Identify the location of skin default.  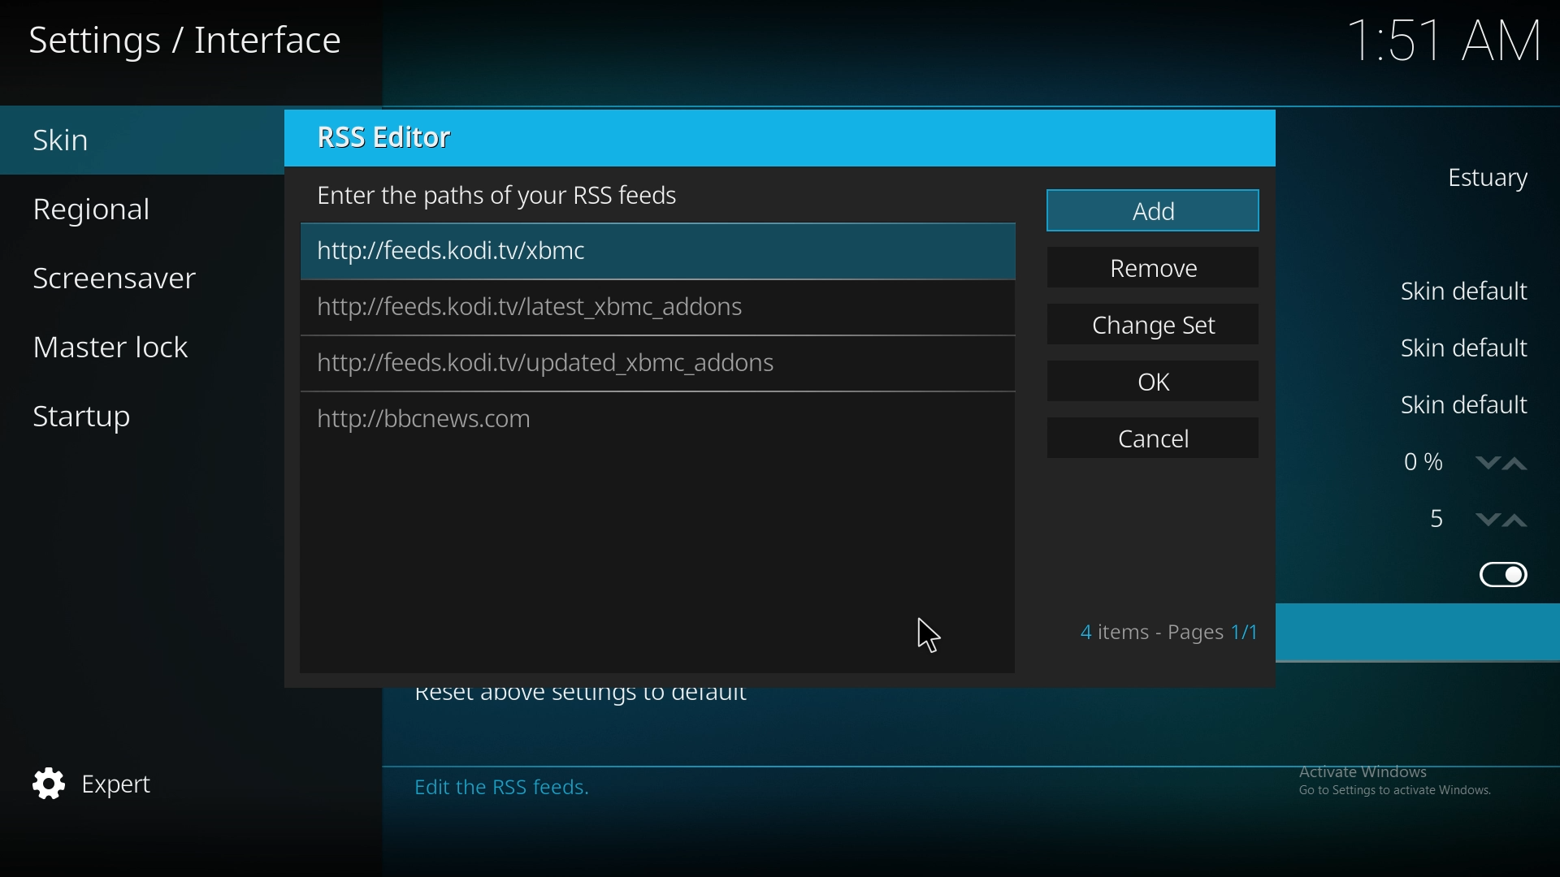
(1466, 346).